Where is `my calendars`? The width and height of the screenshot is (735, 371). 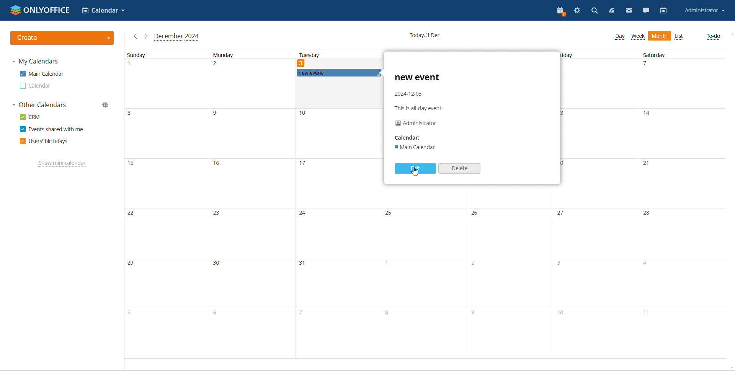
my calendars is located at coordinates (36, 62).